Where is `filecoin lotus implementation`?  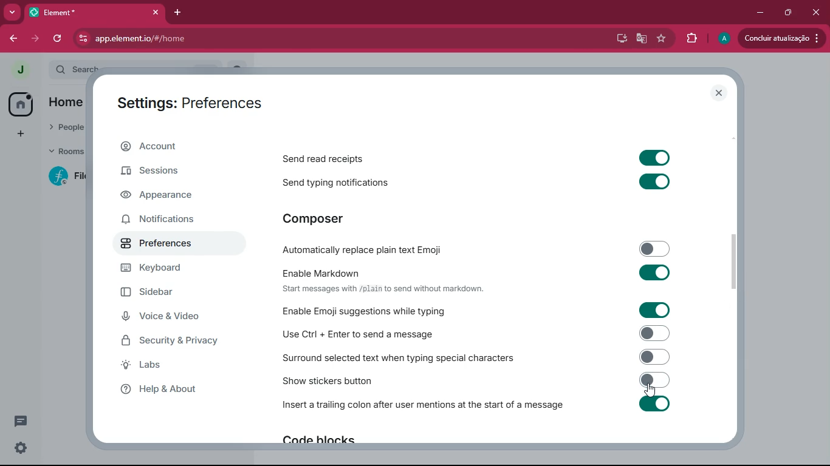
filecoin lotus implementation is located at coordinates (66, 176).